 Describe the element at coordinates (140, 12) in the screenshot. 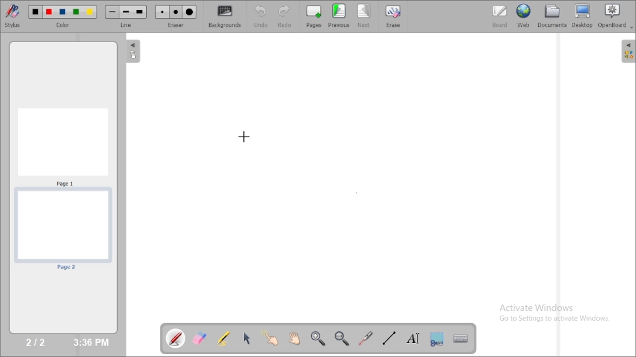

I see `Large line` at that location.